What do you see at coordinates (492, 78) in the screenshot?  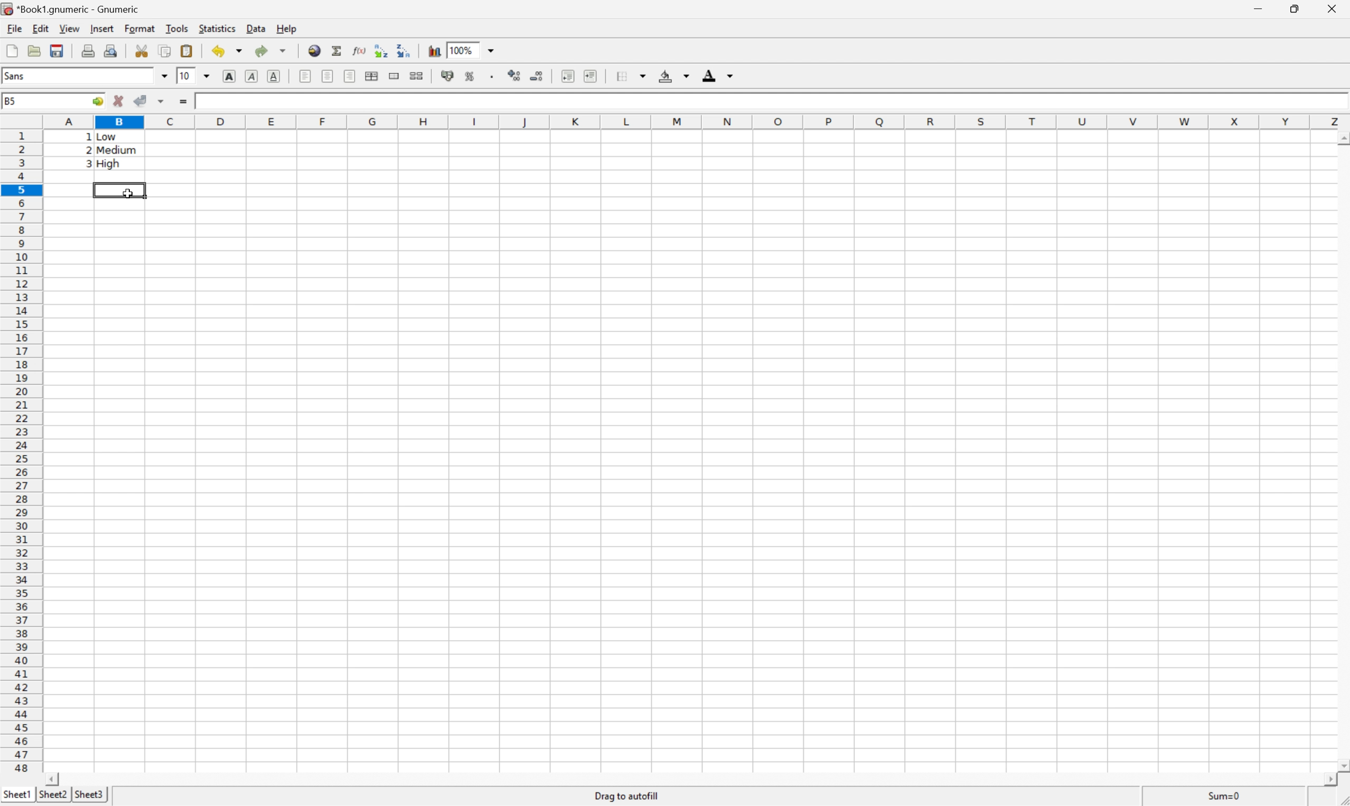 I see `Set the format of the selected cells to include a thousands separator` at bounding box center [492, 78].